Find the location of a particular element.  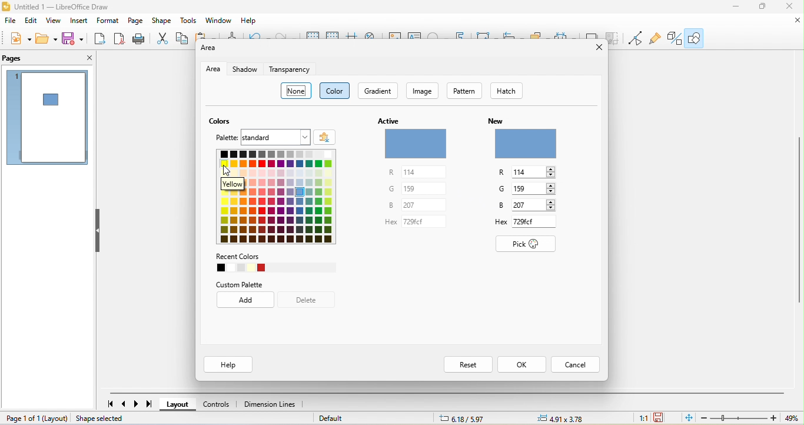

close is located at coordinates (597, 48).